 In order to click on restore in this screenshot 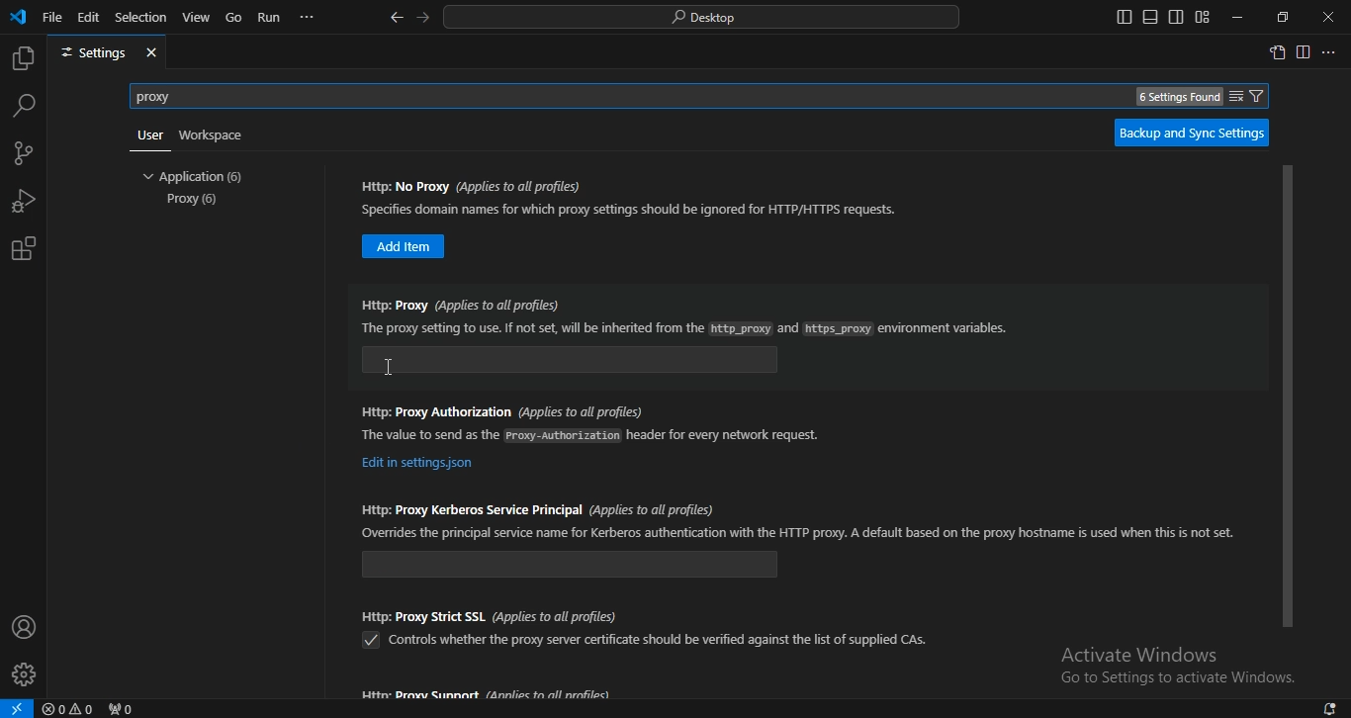, I will do `click(1284, 17)`.